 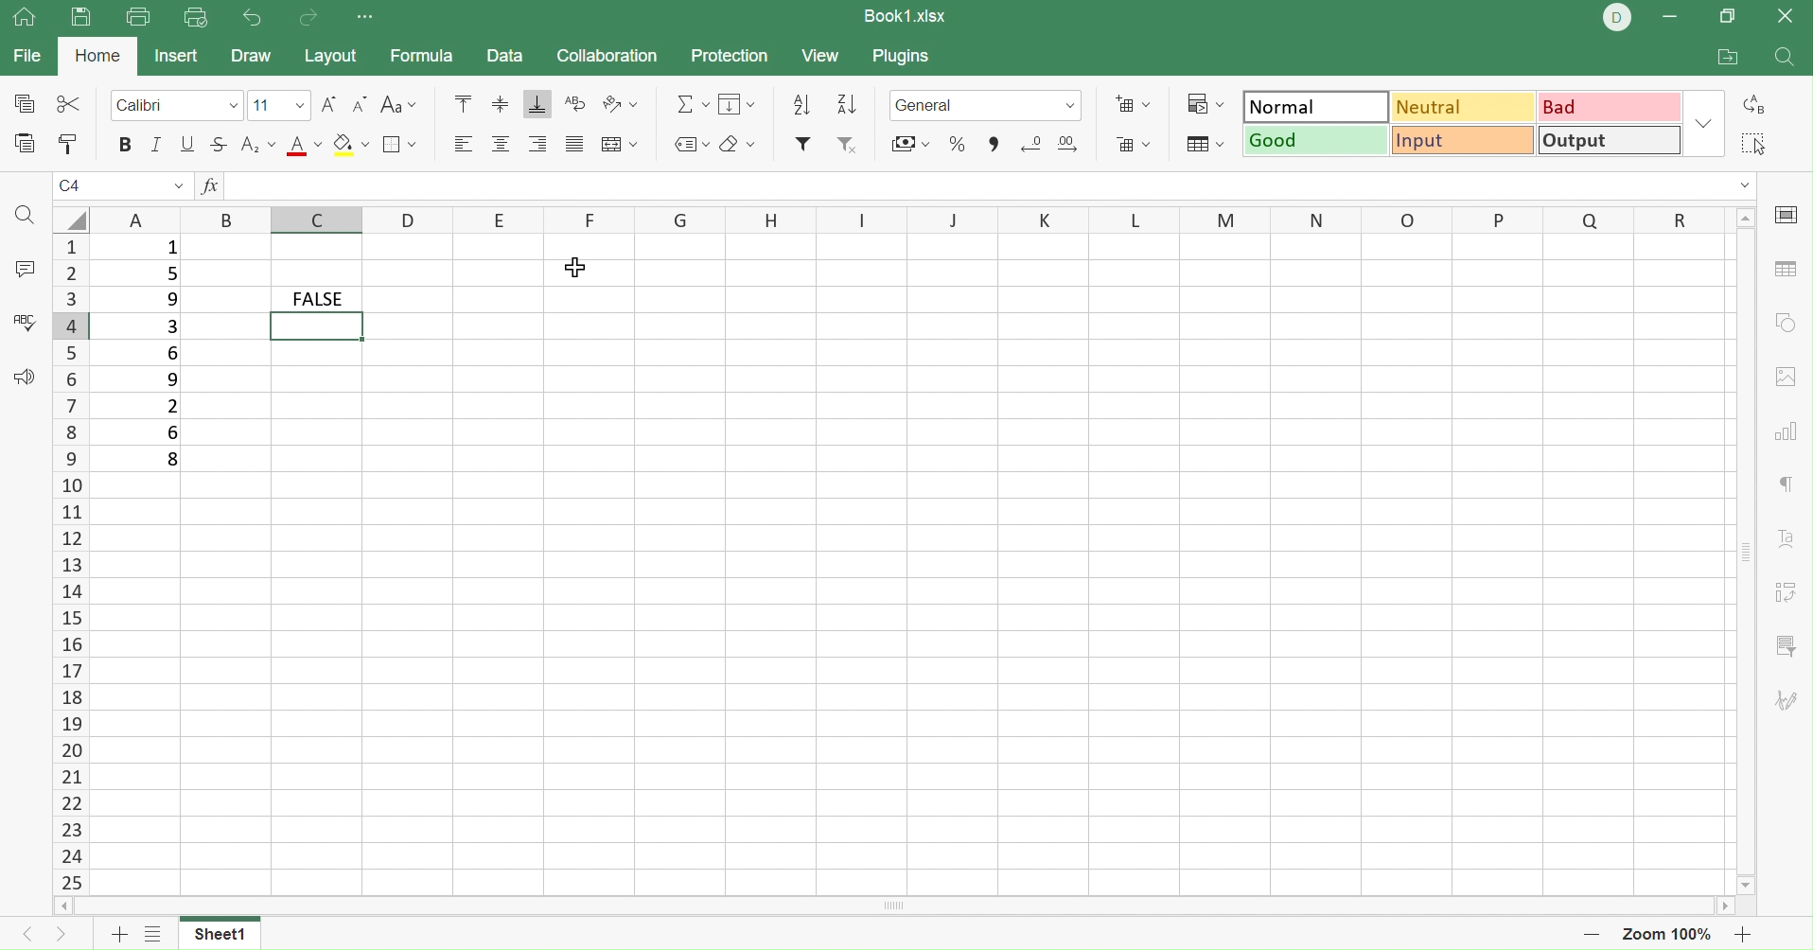 I want to click on Copy style, so click(x=66, y=145).